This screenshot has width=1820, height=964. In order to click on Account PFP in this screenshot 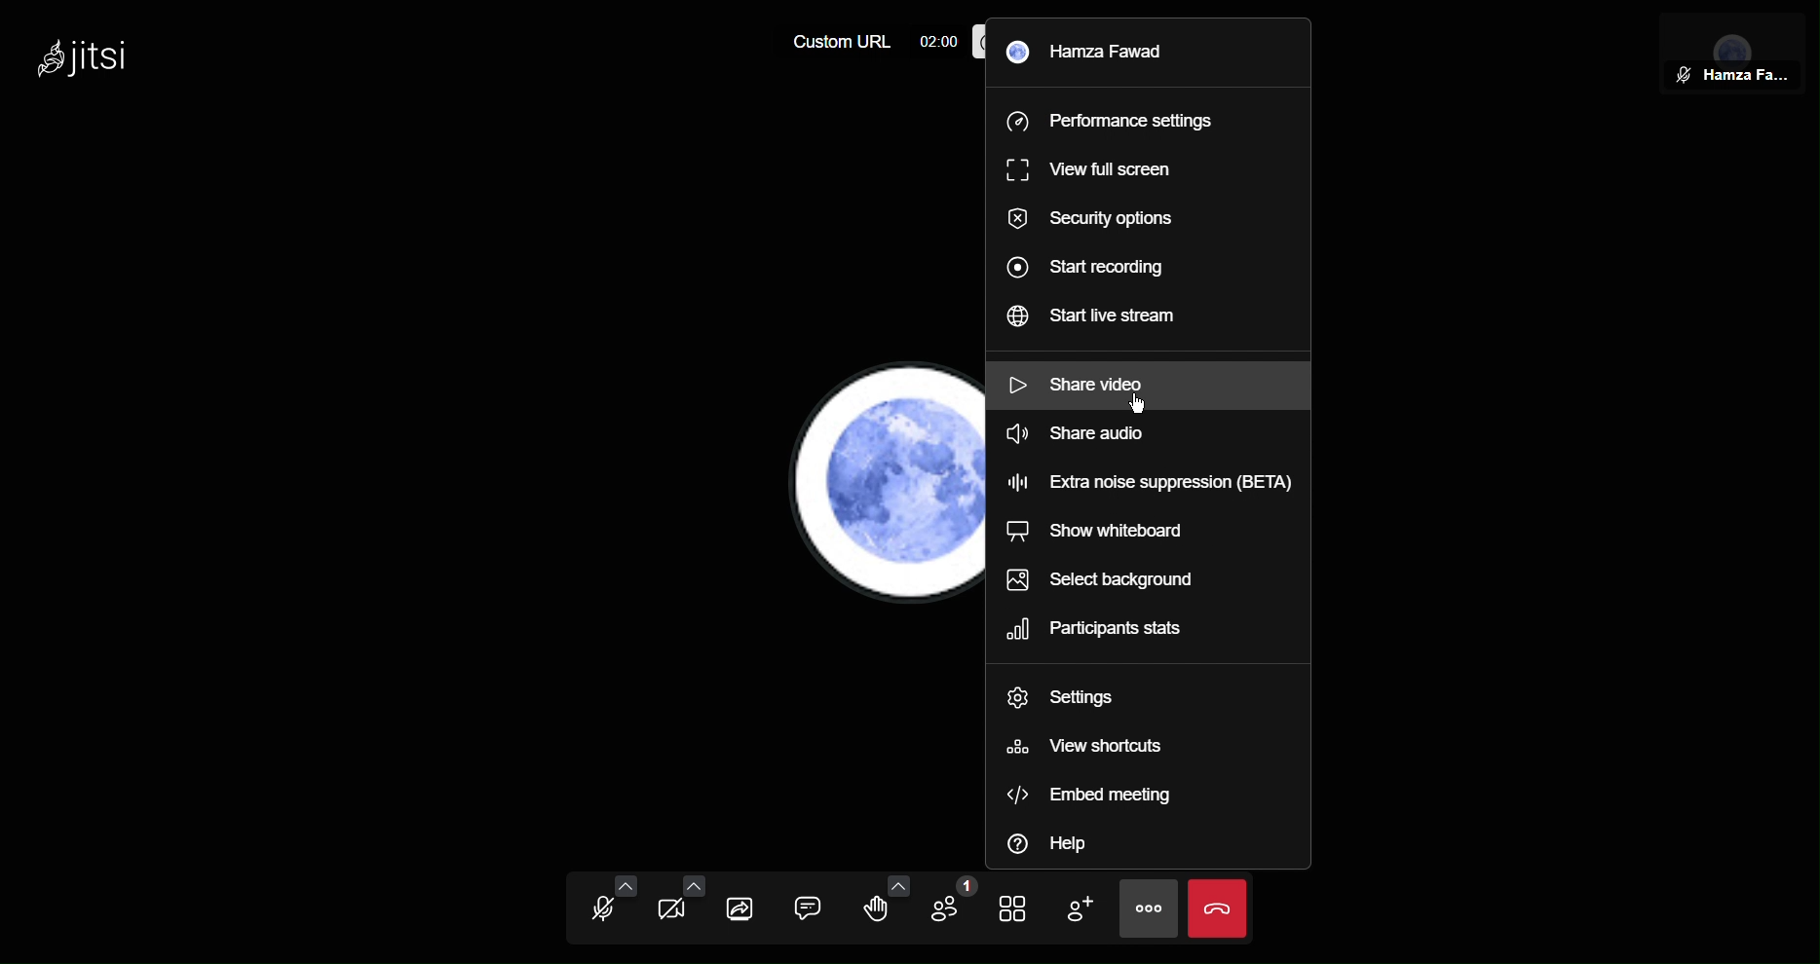, I will do `click(861, 491)`.